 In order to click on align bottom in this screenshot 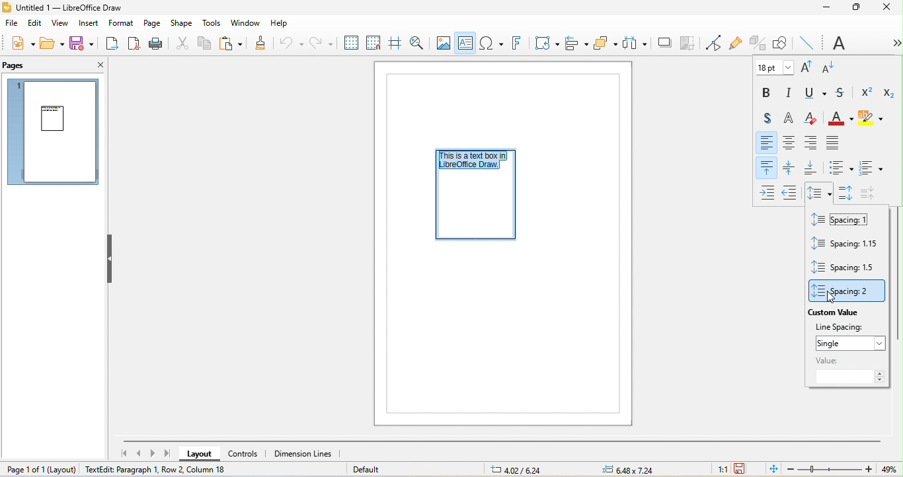, I will do `click(812, 168)`.